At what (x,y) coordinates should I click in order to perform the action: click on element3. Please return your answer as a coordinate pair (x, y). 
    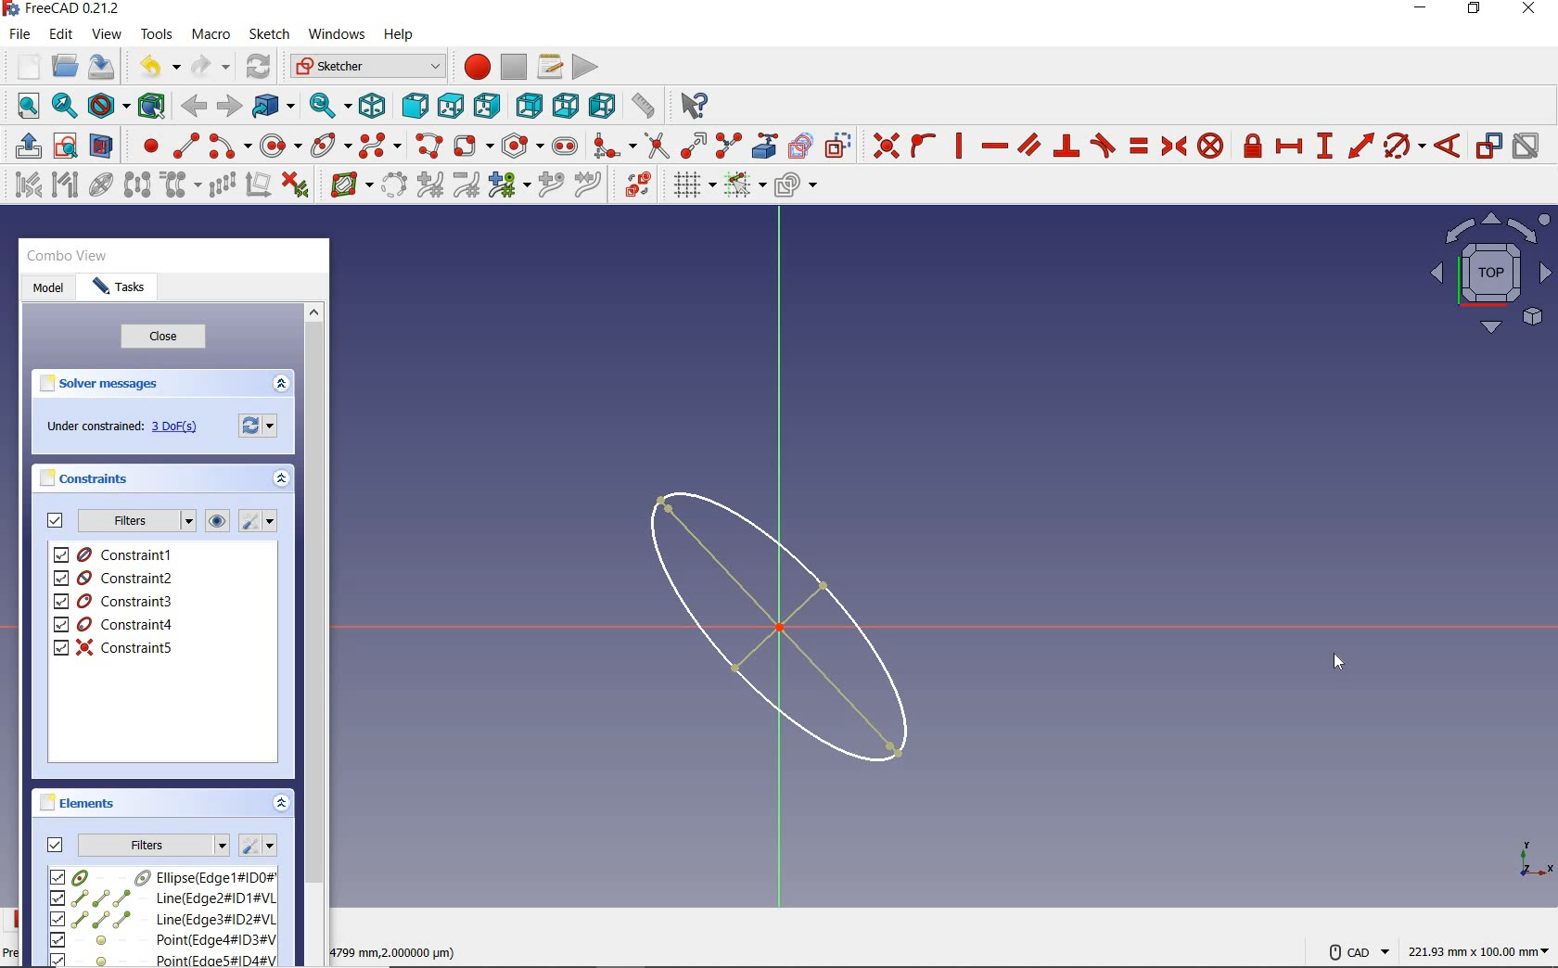
    Looking at the image, I should click on (162, 919).